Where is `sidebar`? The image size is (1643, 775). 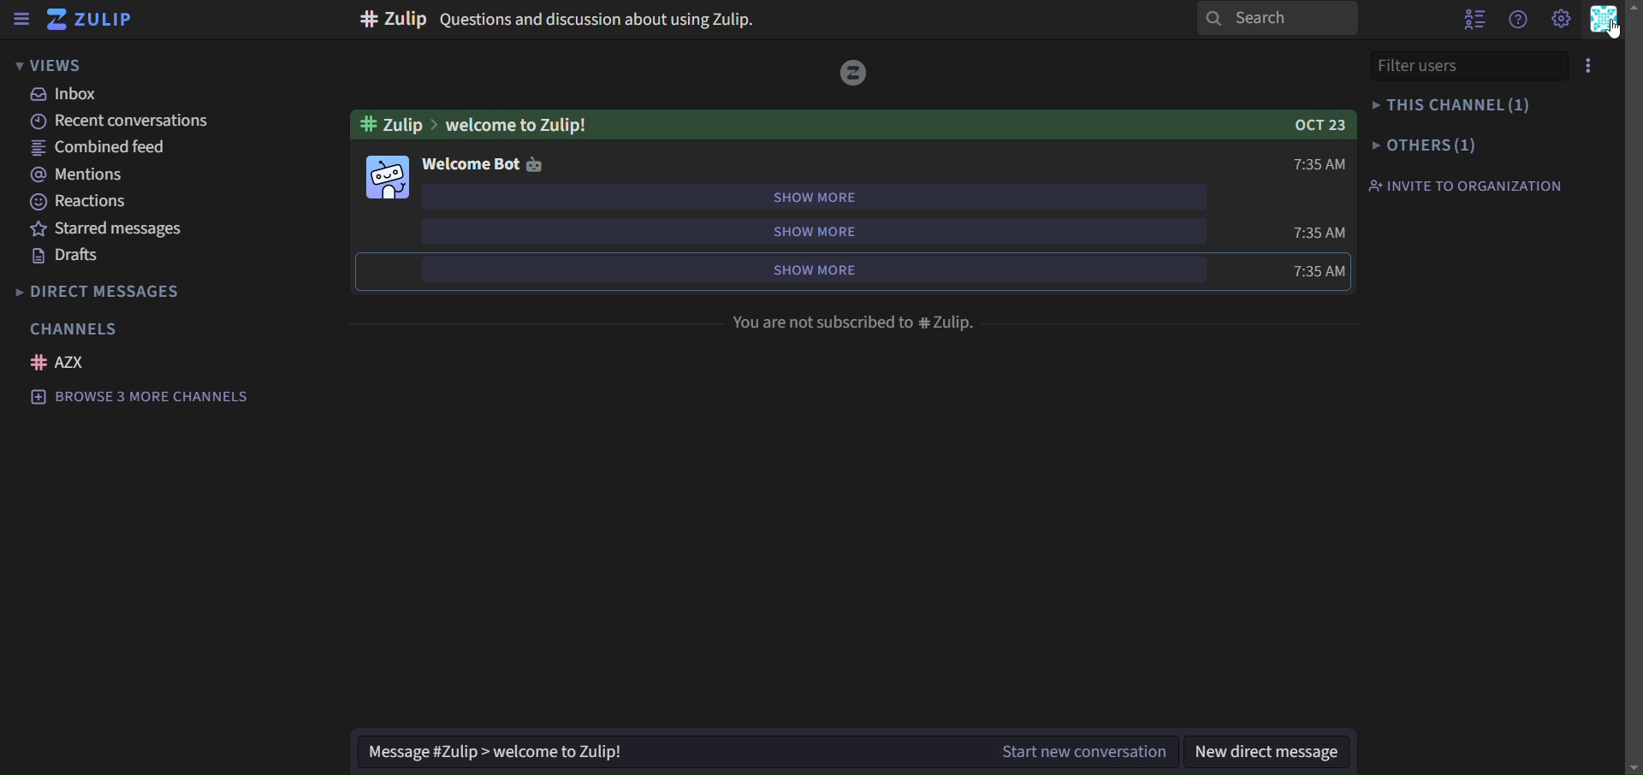
sidebar is located at coordinates (21, 19).